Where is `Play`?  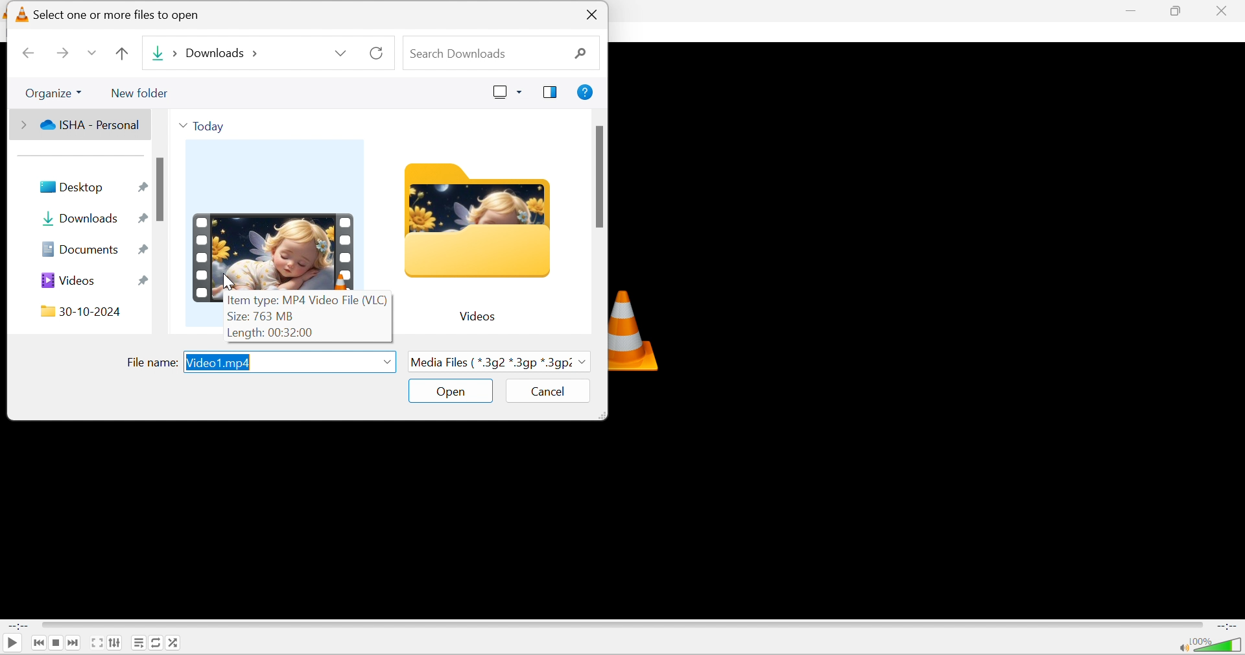 Play is located at coordinates (11, 644).